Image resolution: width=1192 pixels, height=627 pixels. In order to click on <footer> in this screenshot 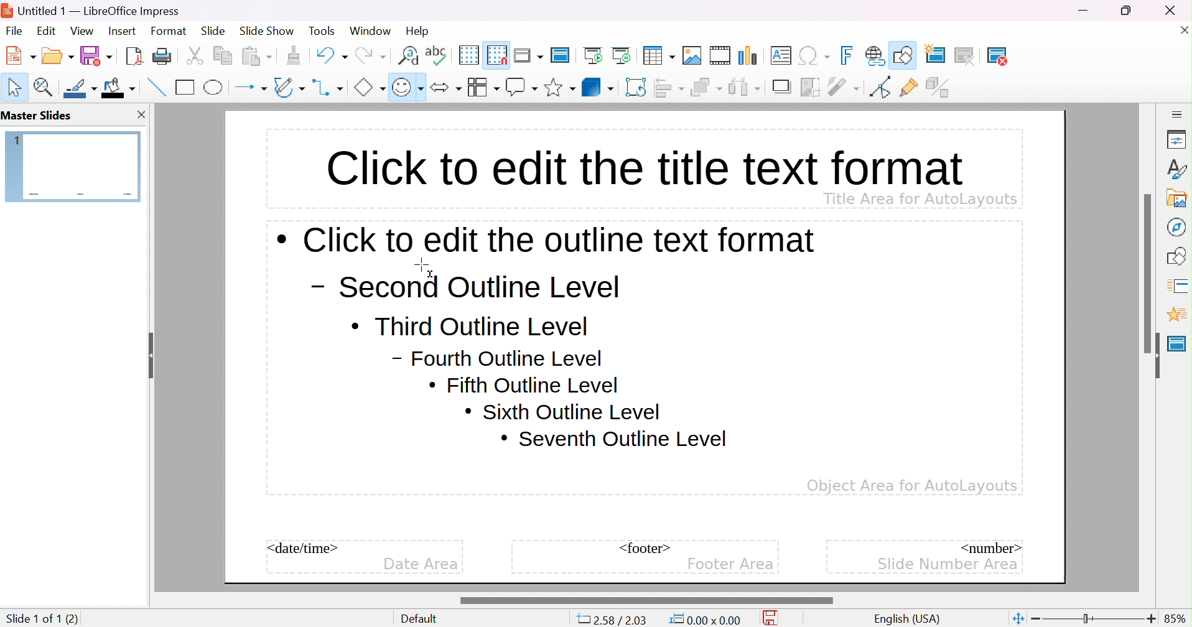, I will do `click(645, 548)`.